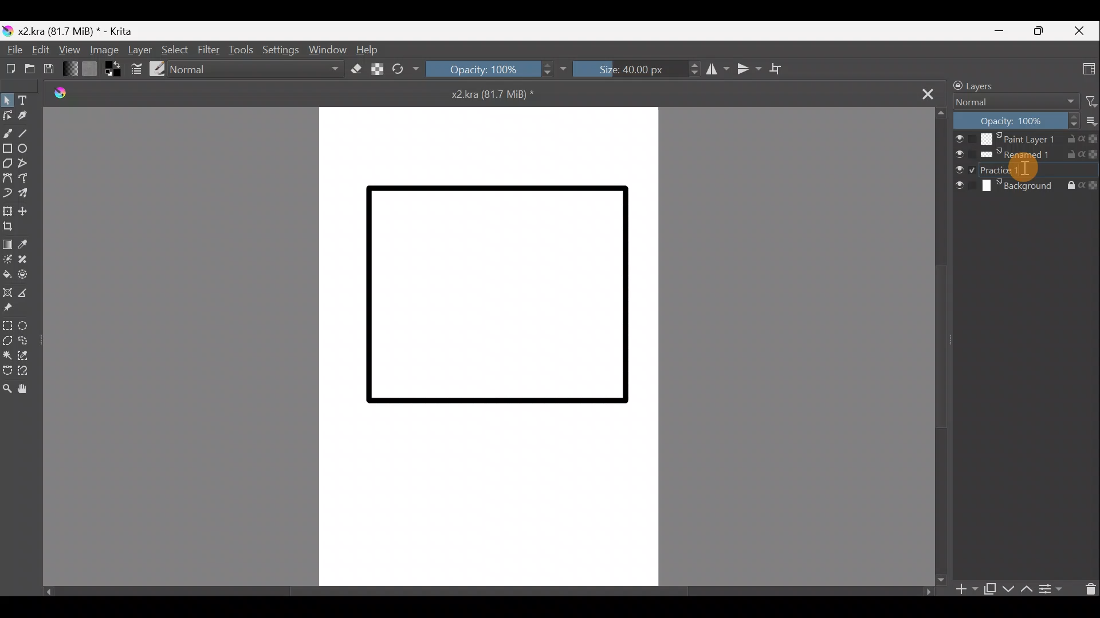 Image resolution: width=1100 pixels, height=618 pixels. Describe the element at coordinates (7, 260) in the screenshot. I see `Colourise mask tool` at that location.